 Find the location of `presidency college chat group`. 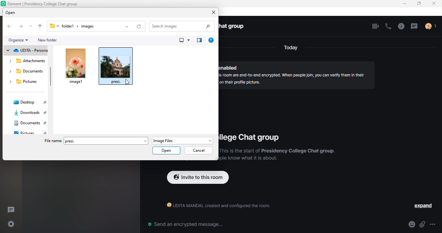

presidency college chat group is located at coordinates (251, 137).